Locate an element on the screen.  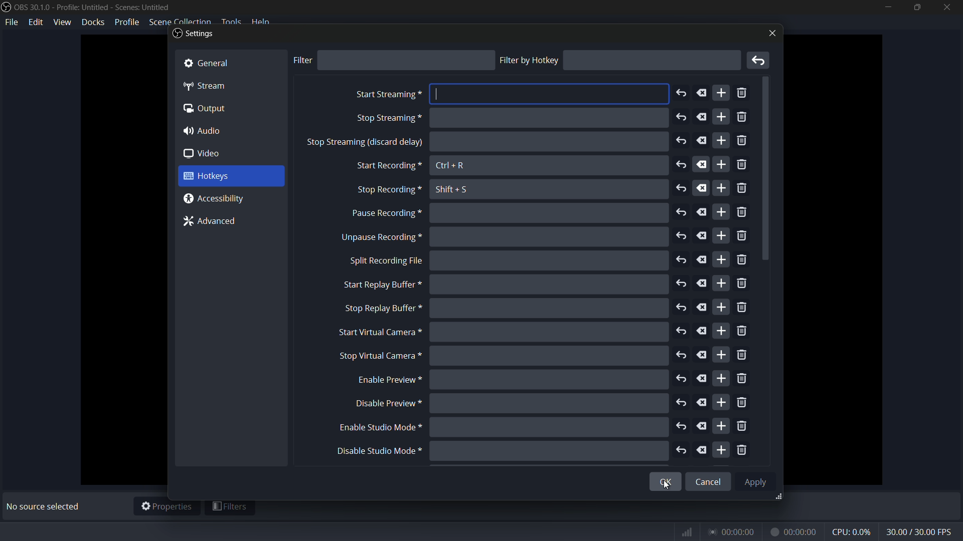
add more is located at coordinates (721, 425).